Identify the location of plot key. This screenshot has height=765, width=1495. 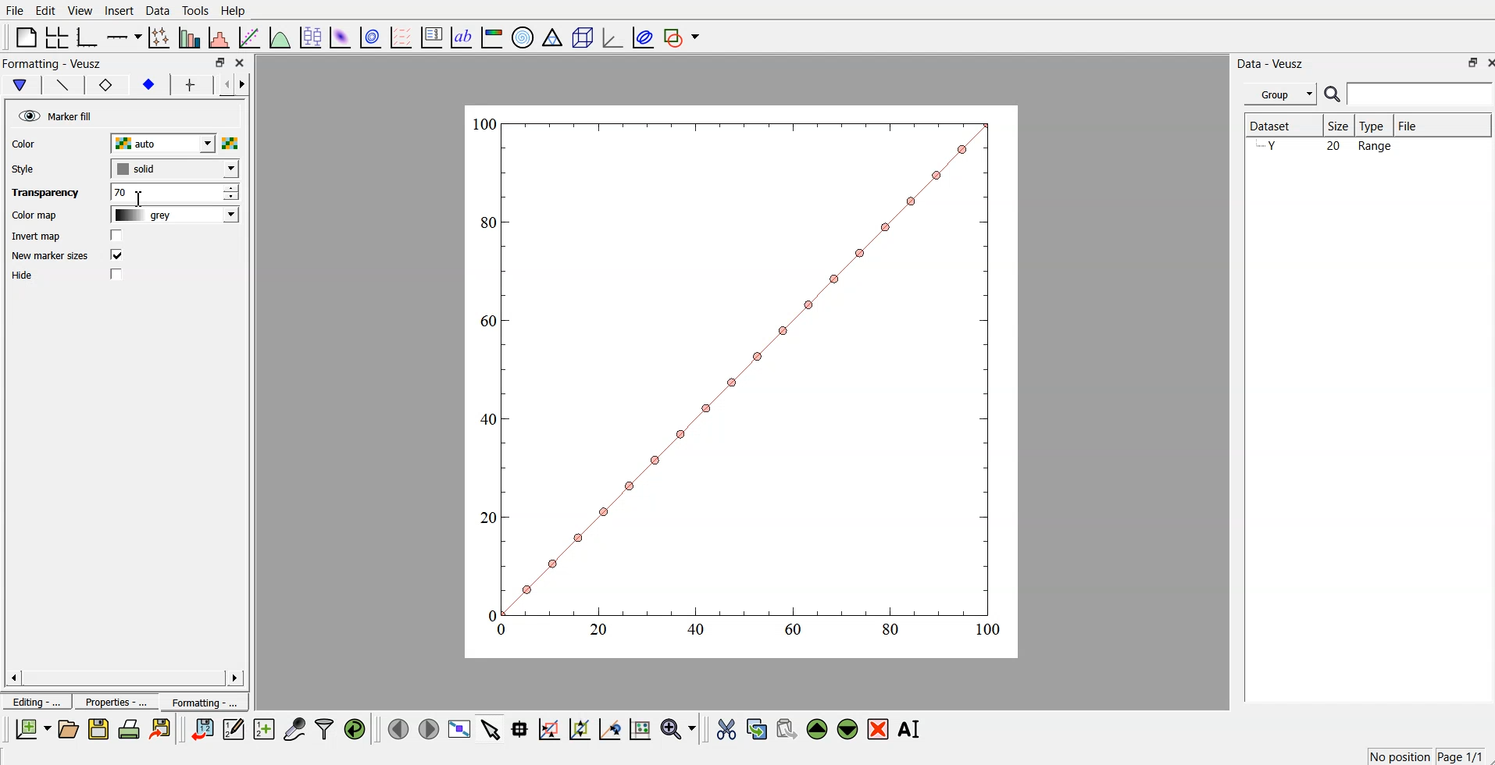
(432, 36).